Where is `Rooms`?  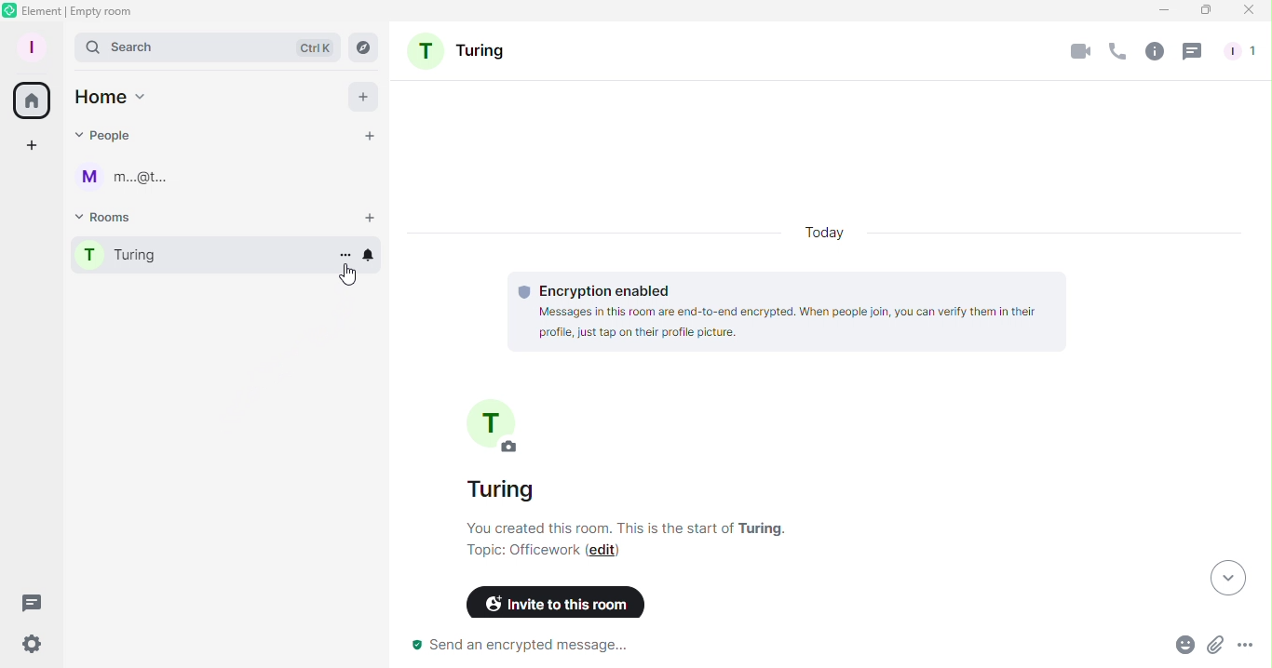
Rooms is located at coordinates (111, 216).